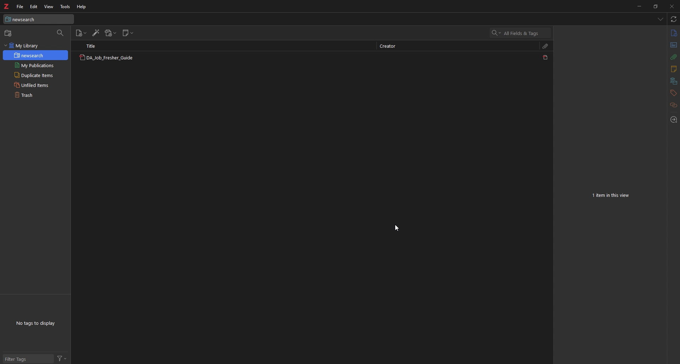 Image resolution: width=680 pixels, height=364 pixels. What do you see at coordinates (674, 19) in the screenshot?
I see `sync with zotero.org` at bounding box center [674, 19].